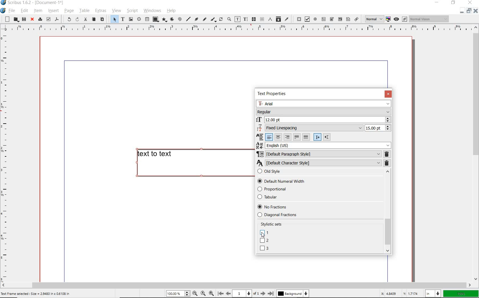 The width and height of the screenshot is (479, 298). Describe the element at coordinates (396, 19) in the screenshot. I see `Preview mode` at that location.